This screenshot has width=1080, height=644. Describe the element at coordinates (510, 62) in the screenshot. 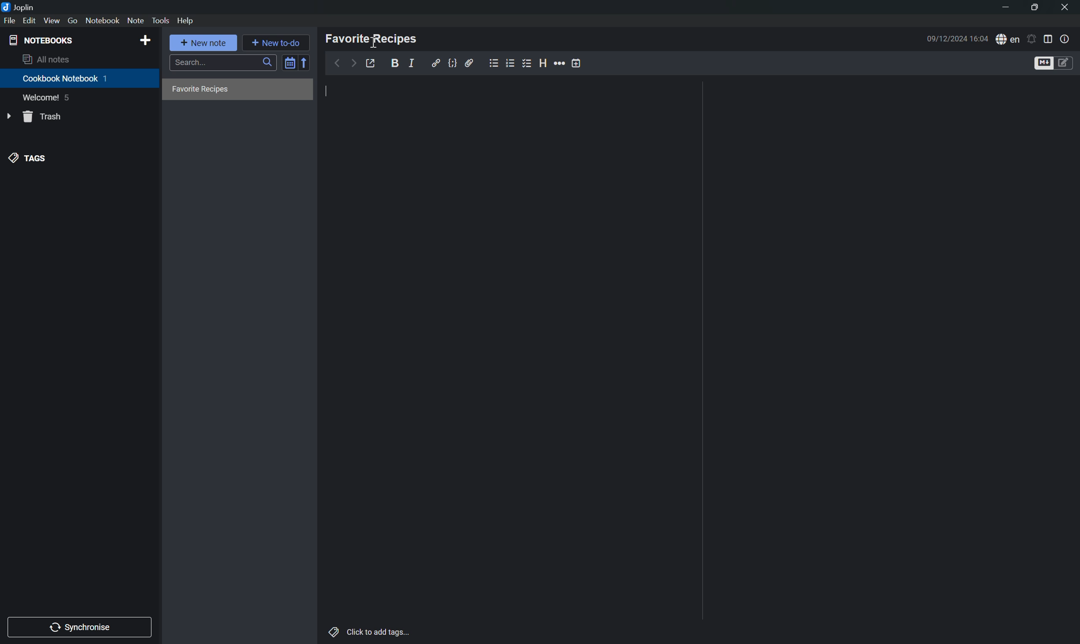

I see `Numbered list` at that location.